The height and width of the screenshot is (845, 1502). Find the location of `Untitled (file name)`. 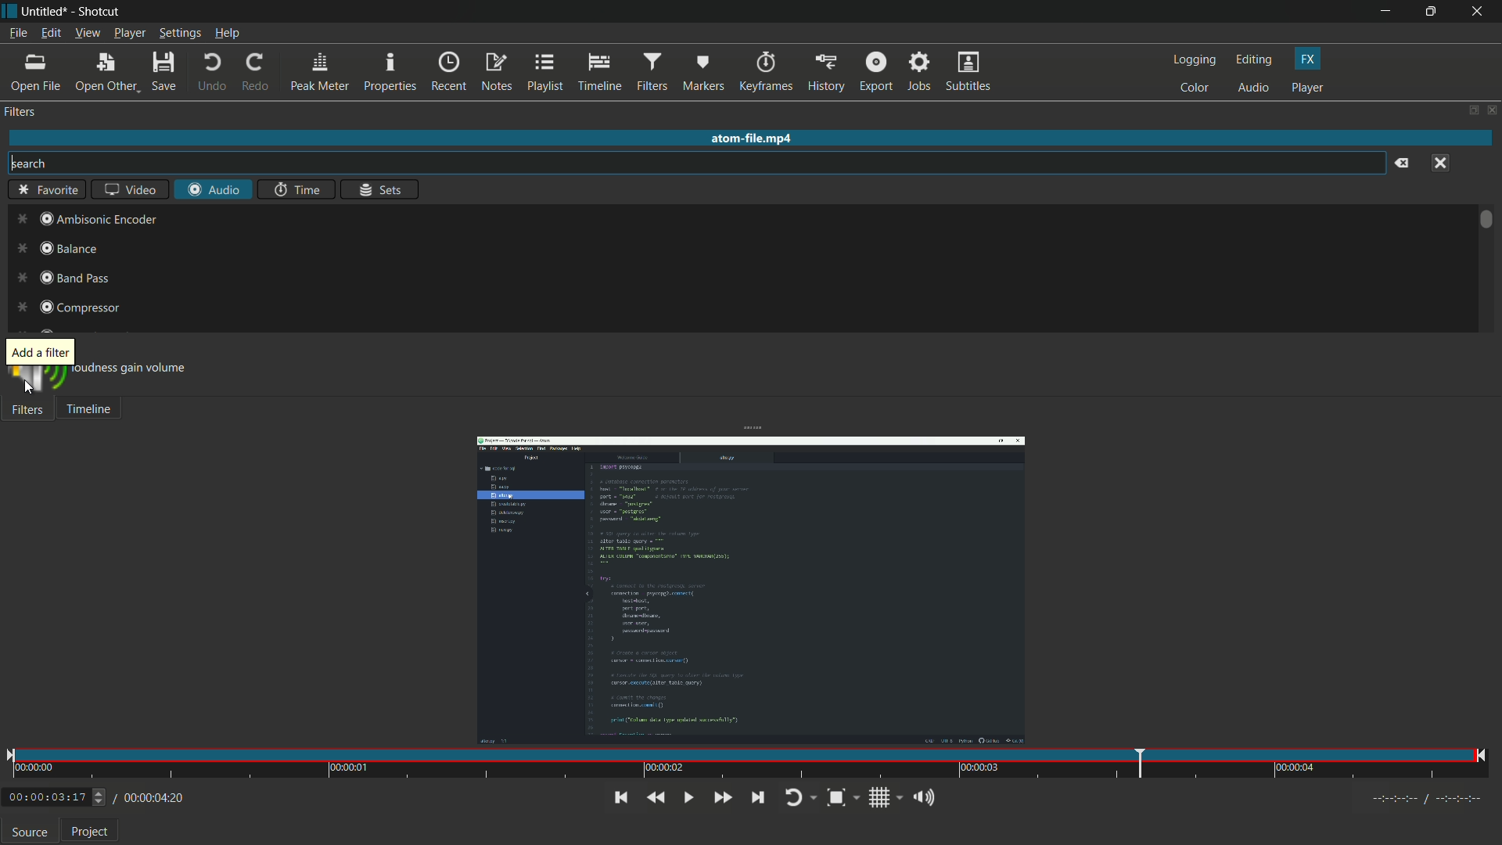

Untitled (file name) is located at coordinates (45, 12).